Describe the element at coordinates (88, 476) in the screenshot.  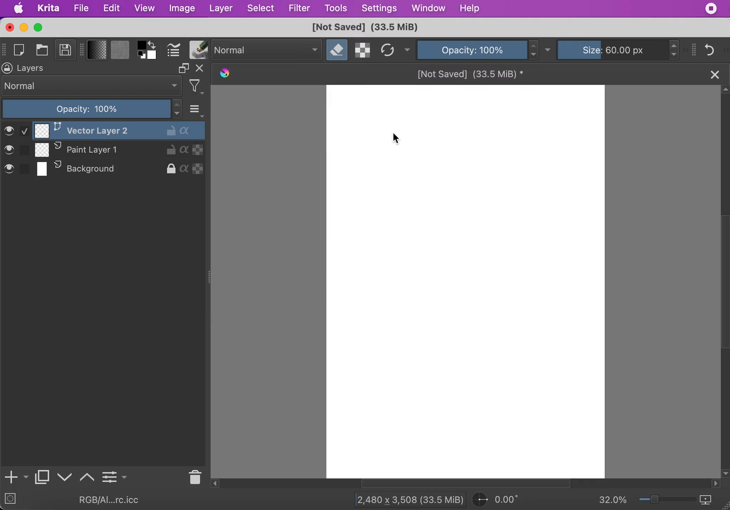
I see `move layer or mask up` at that location.